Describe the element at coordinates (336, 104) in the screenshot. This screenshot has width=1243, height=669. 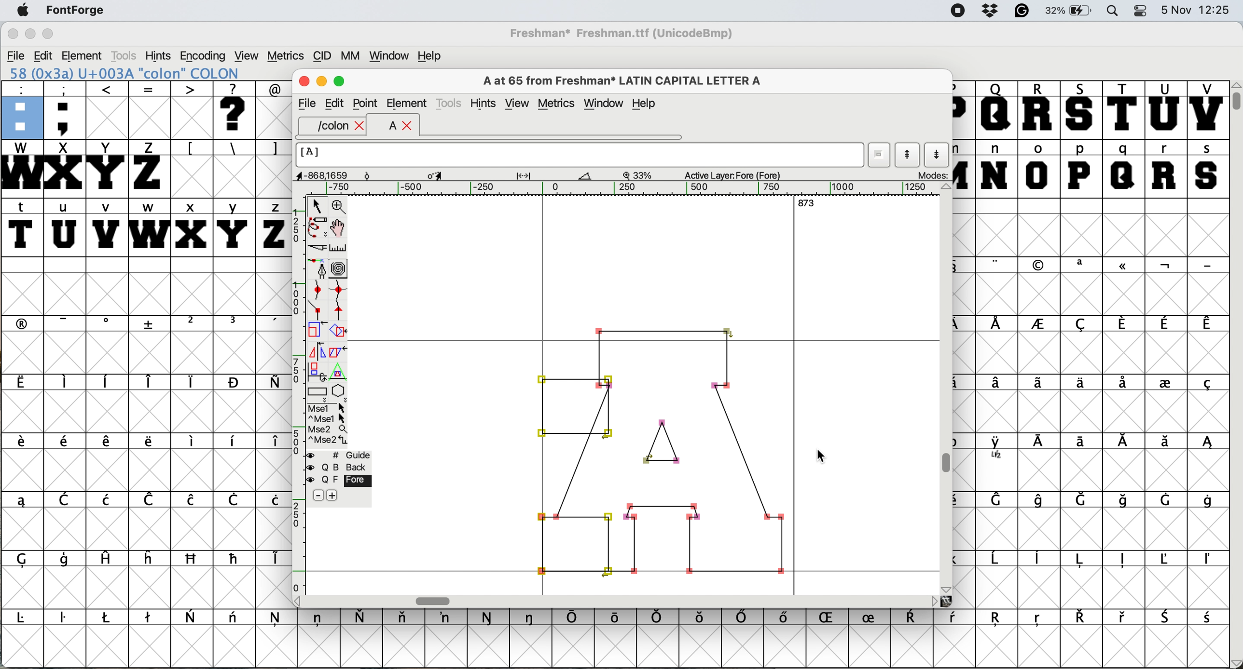
I see `edit` at that location.